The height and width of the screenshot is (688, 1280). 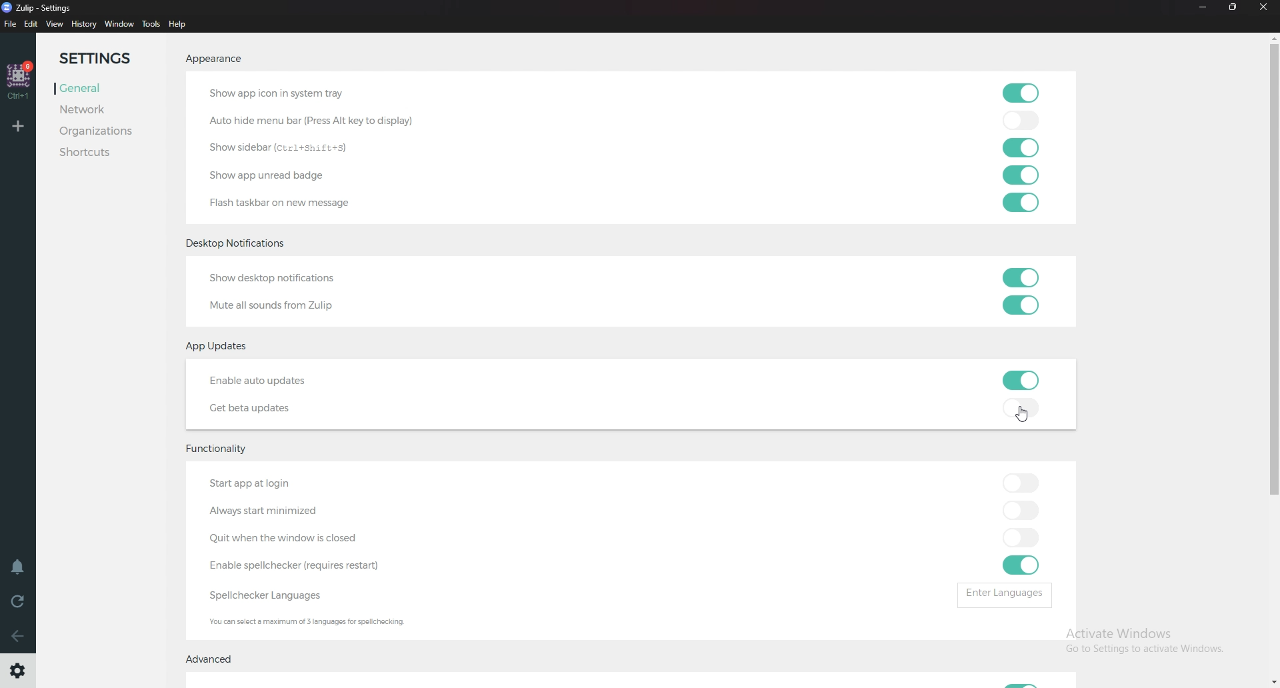 I want to click on Activate Windows Go to Settings to activate Windows, so click(x=1143, y=640).